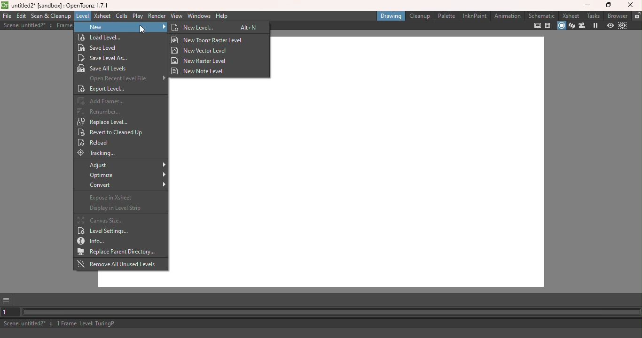 This screenshot has height=338, width=642. I want to click on Maximize, so click(607, 6).